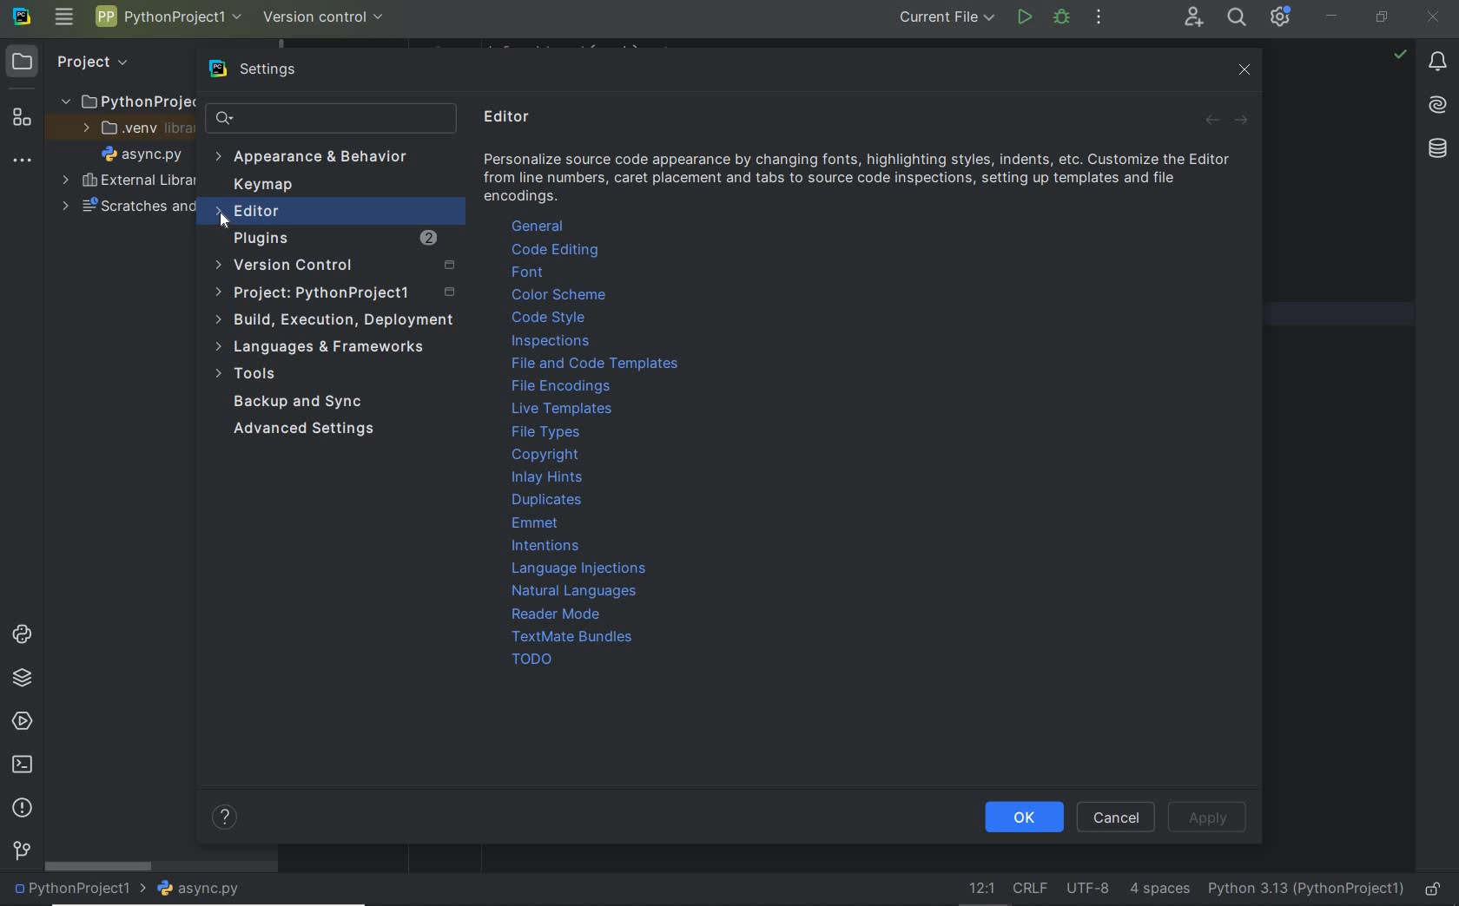 The width and height of the screenshot is (1459, 906). What do you see at coordinates (324, 17) in the screenshot?
I see `version control` at bounding box center [324, 17].